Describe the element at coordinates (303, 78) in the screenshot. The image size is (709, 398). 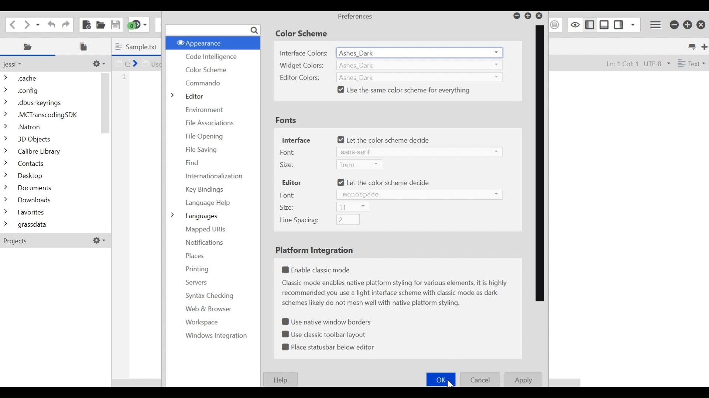
I see `Editor Colors` at that location.